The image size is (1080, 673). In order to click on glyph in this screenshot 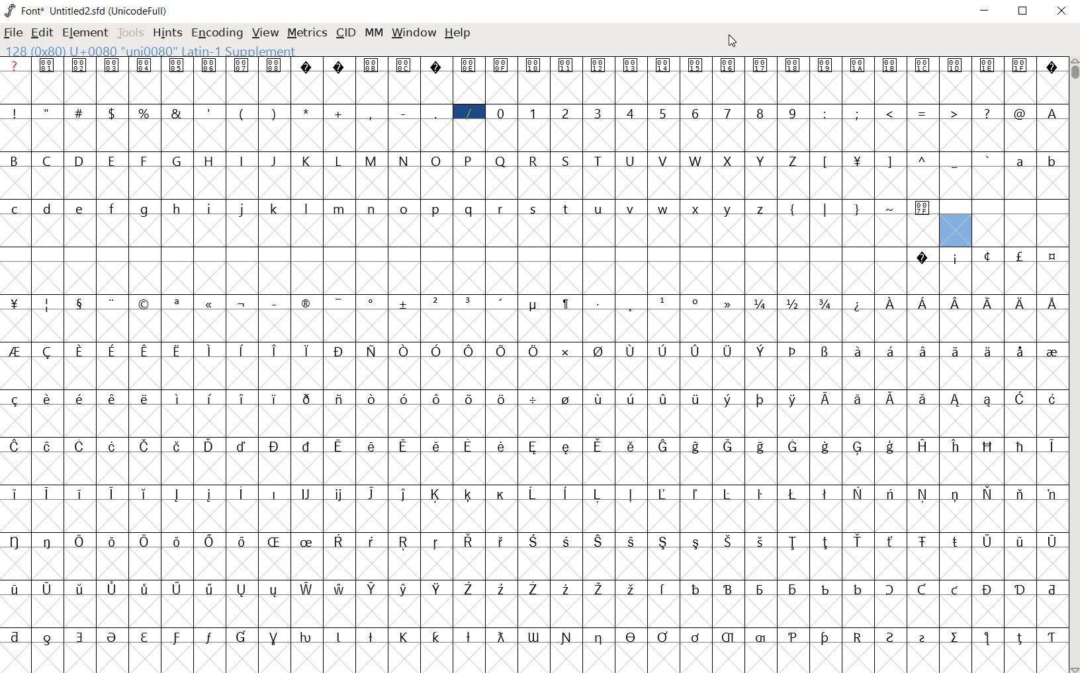, I will do `click(566, 161)`.